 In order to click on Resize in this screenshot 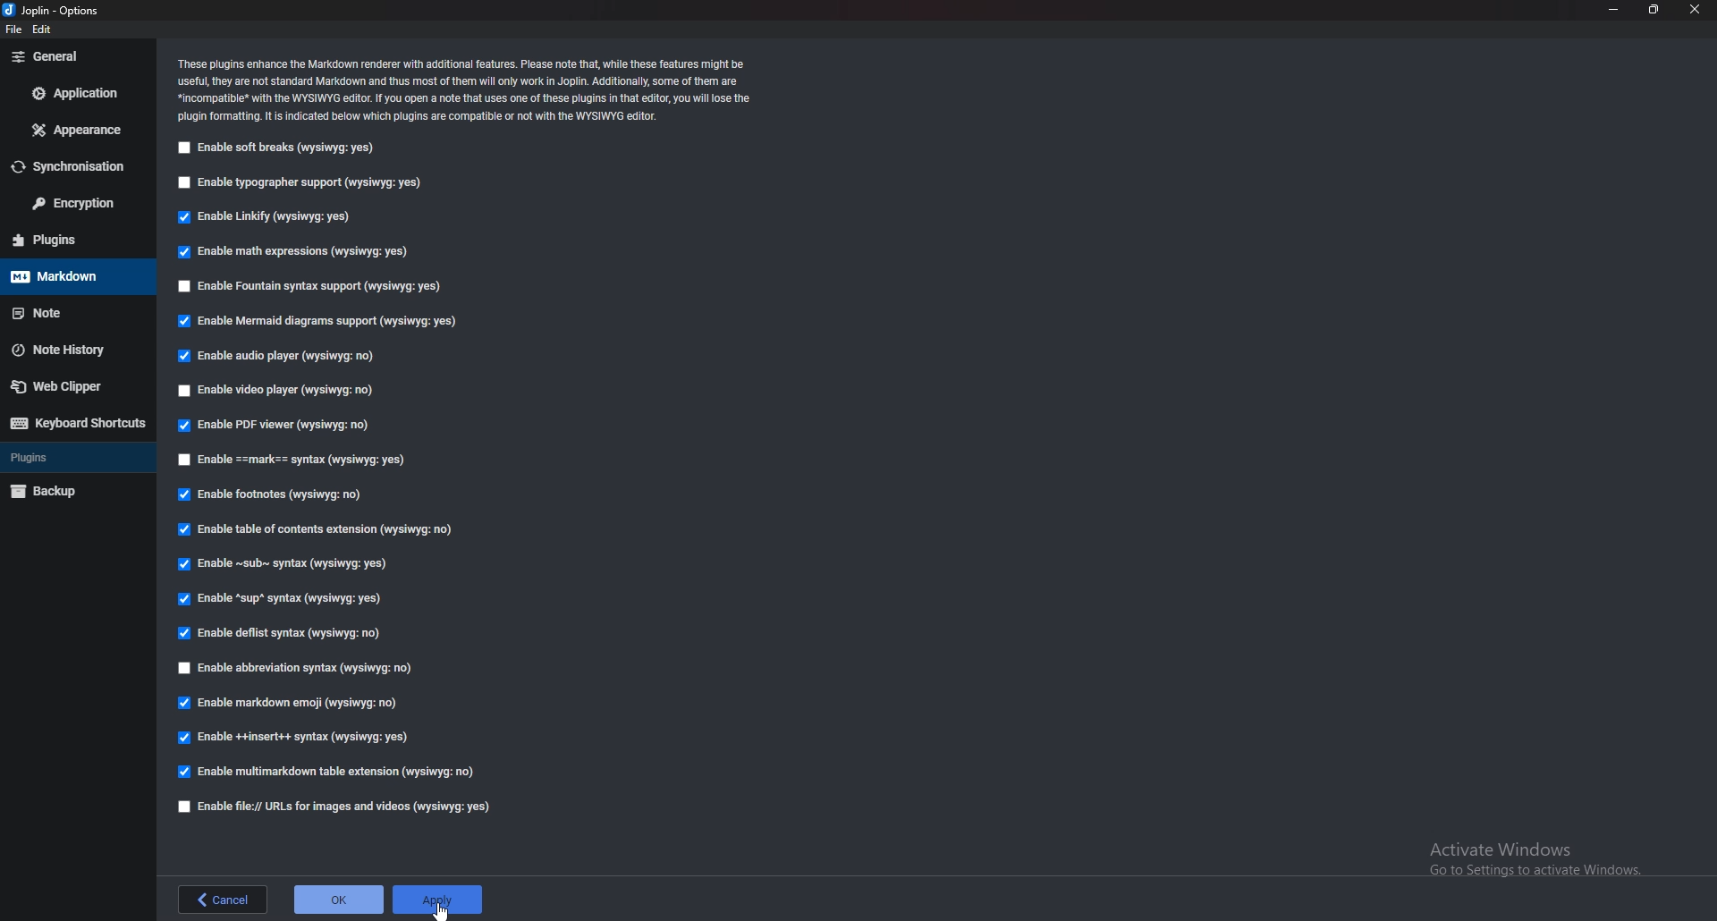, I will do `click(1654, 10)`.